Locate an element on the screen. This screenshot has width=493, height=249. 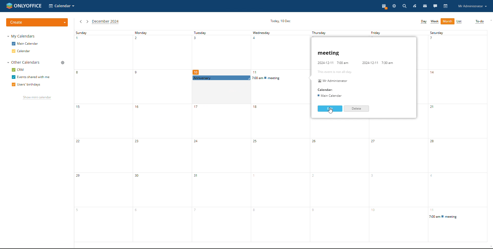
profile is located at coordinates (472, 6).